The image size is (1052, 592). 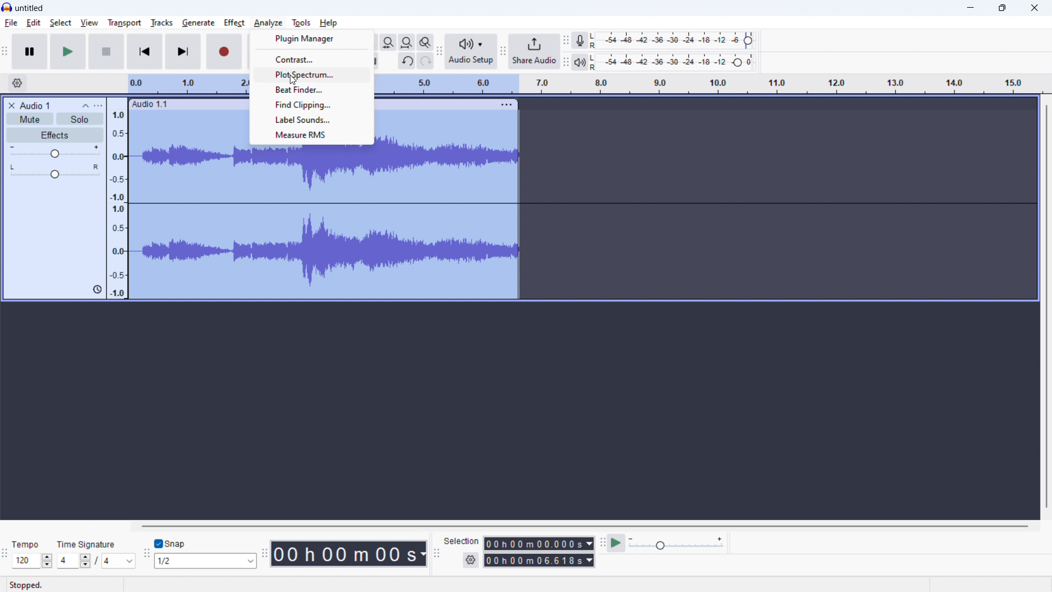 I want to click on Tempo, so click(x=27, y=544).